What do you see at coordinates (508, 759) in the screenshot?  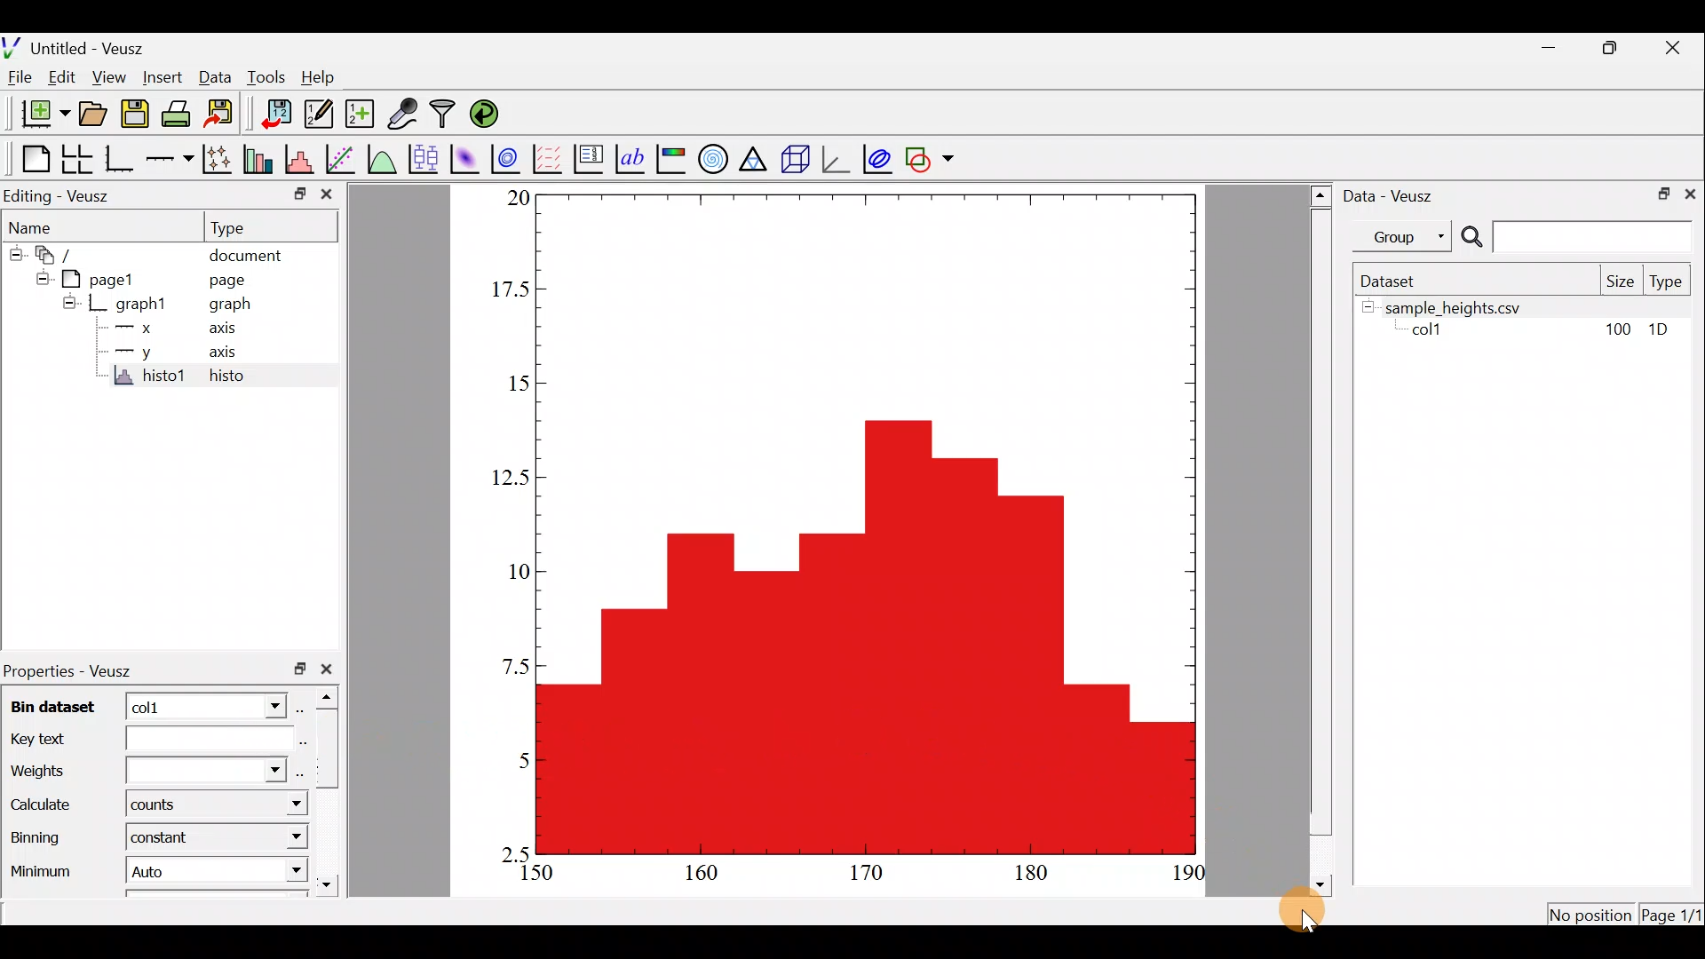 I see `5` at bounding box center [508, 759].